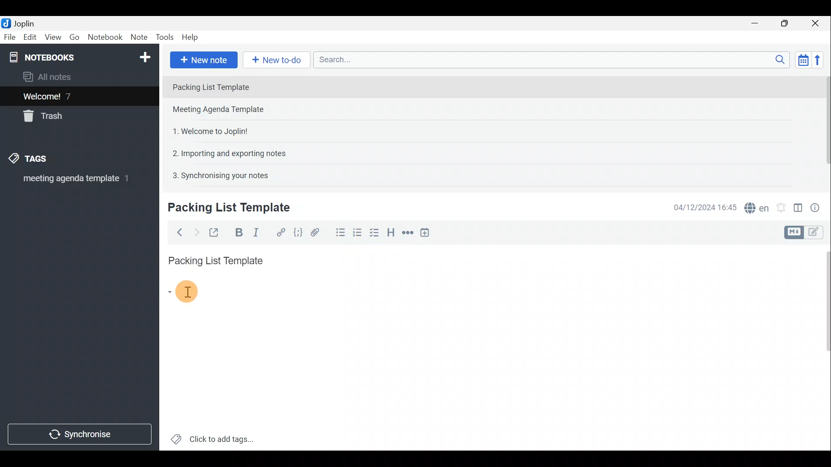  Describe the element at coordinates (66, 96) in the screenshot. I see `Welcome` at that location.